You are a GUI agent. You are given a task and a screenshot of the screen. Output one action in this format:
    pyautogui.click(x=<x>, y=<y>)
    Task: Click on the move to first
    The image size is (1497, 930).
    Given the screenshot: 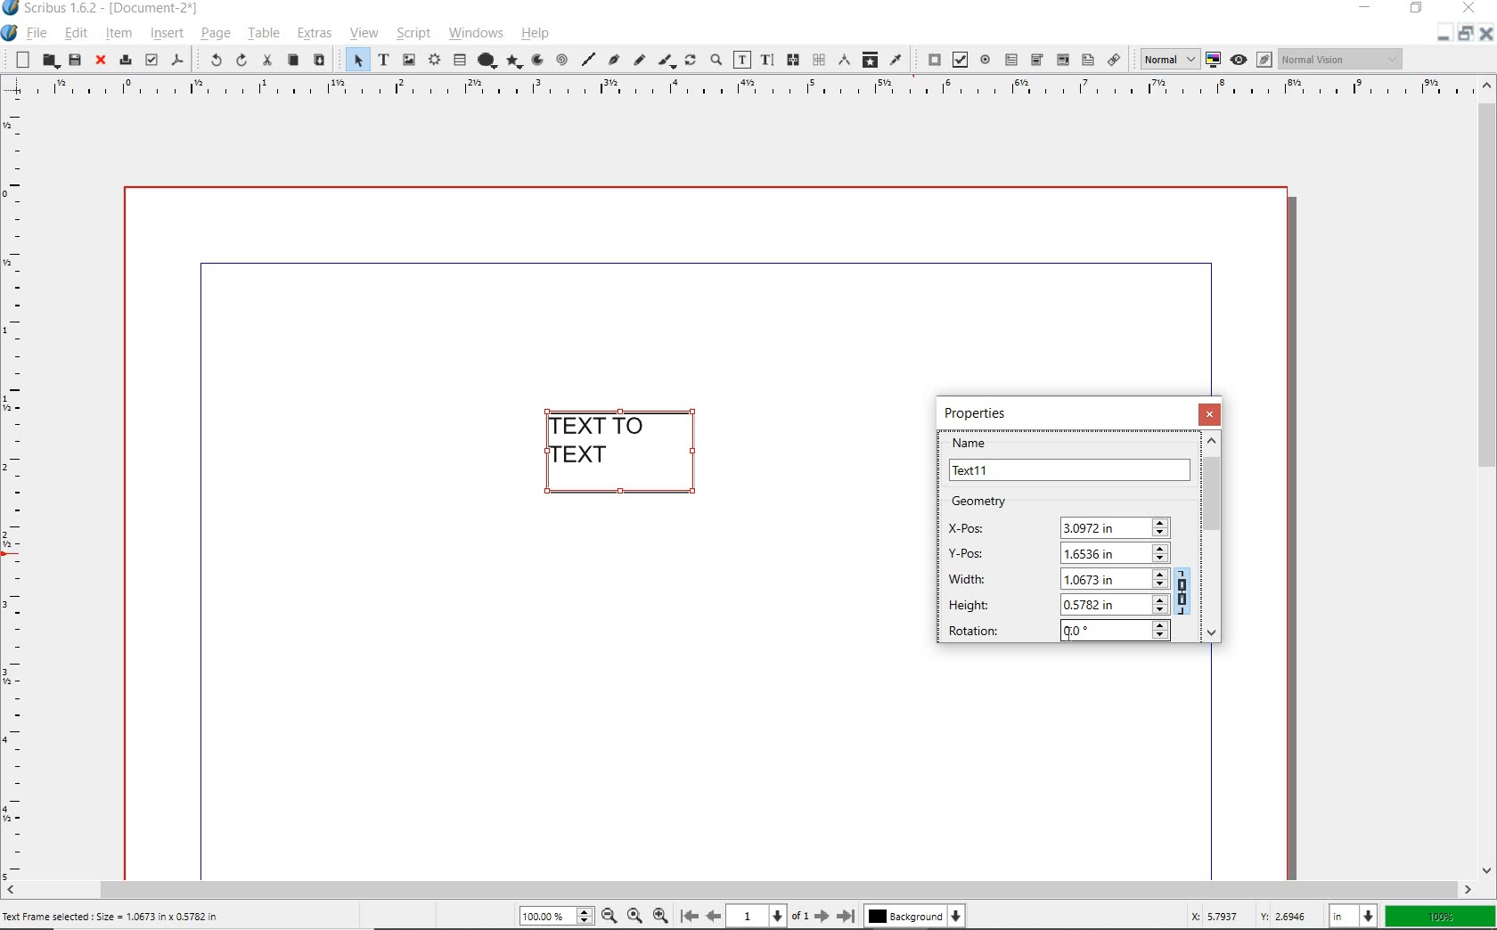 What is the action you would take?
    pyautogui.click(x=689, y=917)
    